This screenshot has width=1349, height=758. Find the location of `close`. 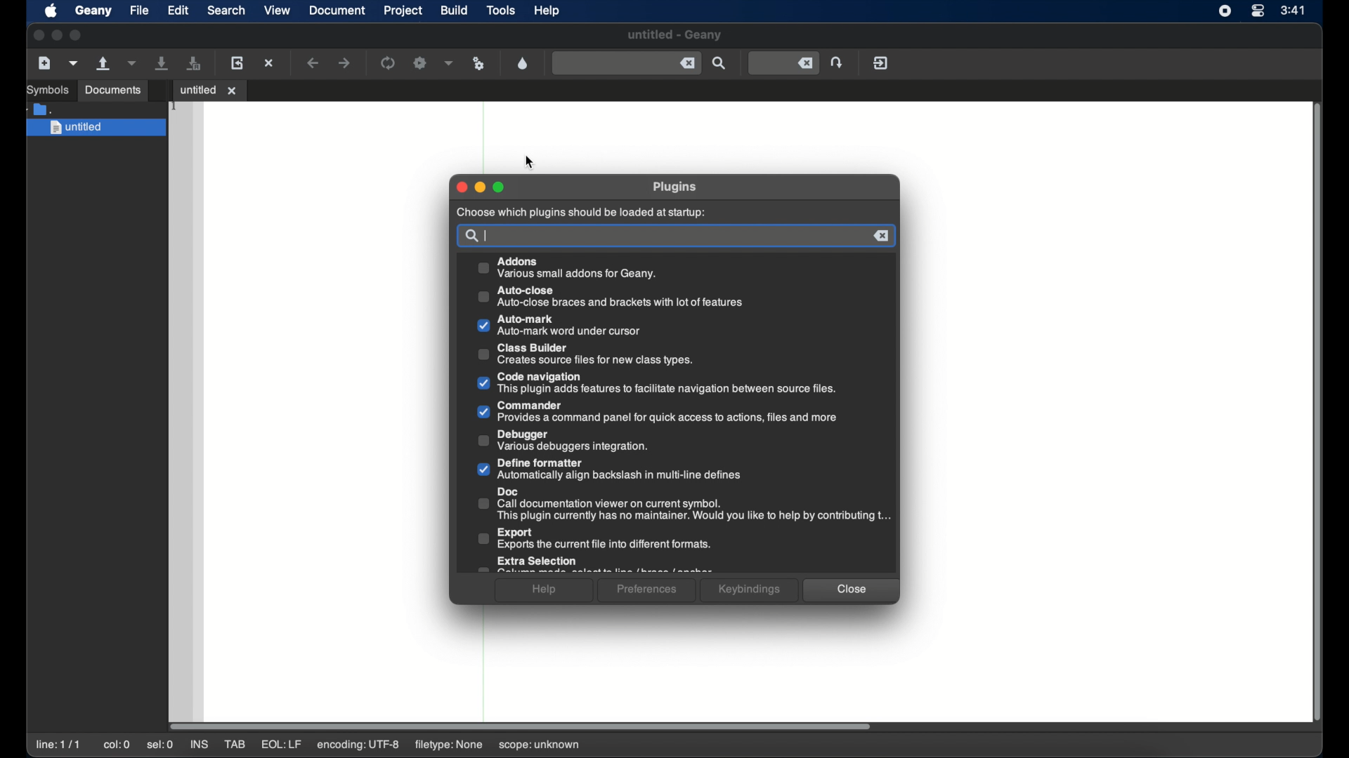

close is located at coordinates (460, 187).